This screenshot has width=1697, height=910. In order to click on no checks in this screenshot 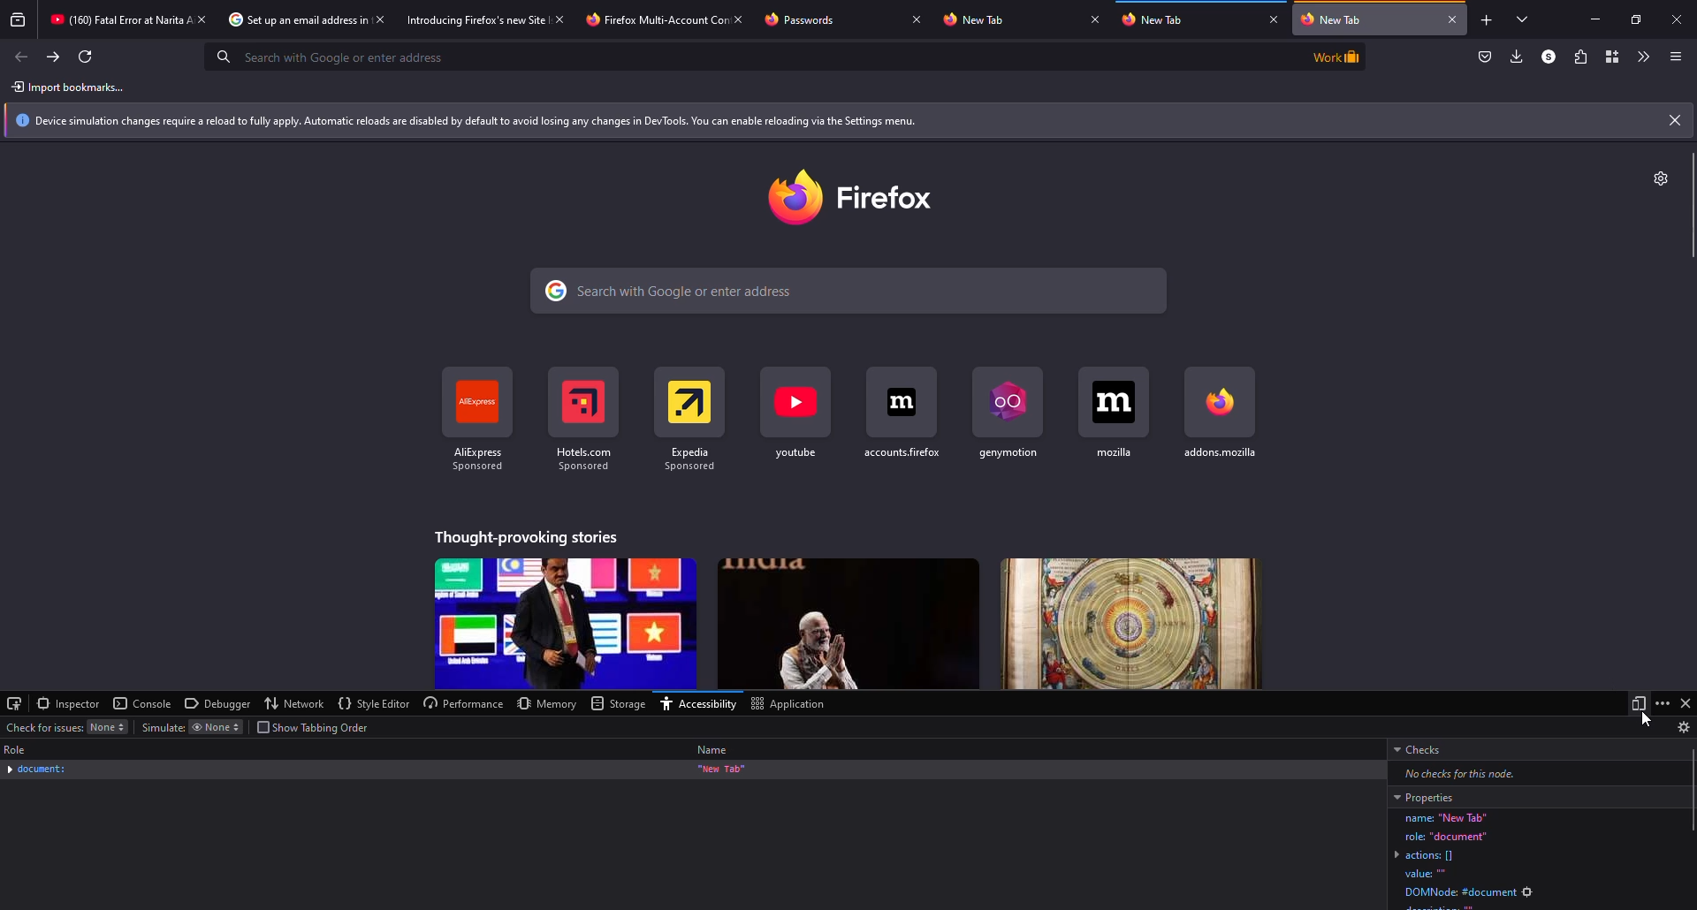, I will do `click(1453, 773)`.